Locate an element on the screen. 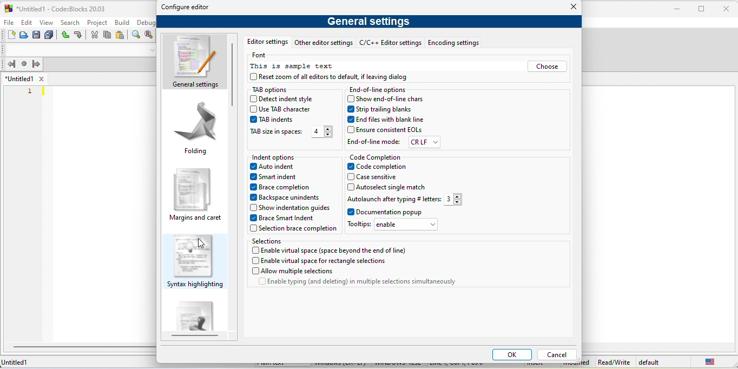 The image size is (738, 369). tab indent is located at coordinates (272, 120).